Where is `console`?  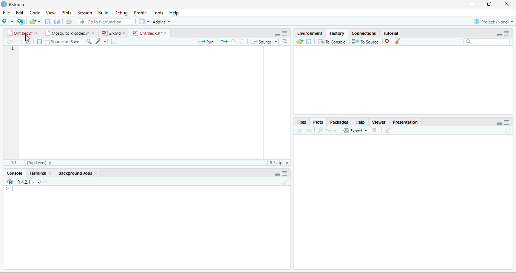
console is located at coordinates (12, 173).